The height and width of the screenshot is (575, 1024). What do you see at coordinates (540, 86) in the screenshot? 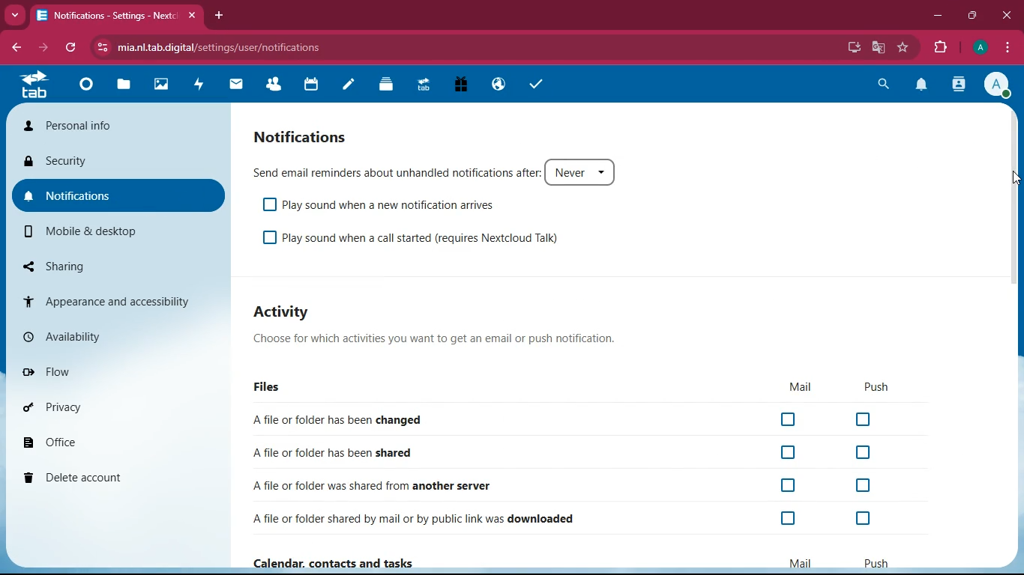
I see `task` at bounding box center [540, 86].